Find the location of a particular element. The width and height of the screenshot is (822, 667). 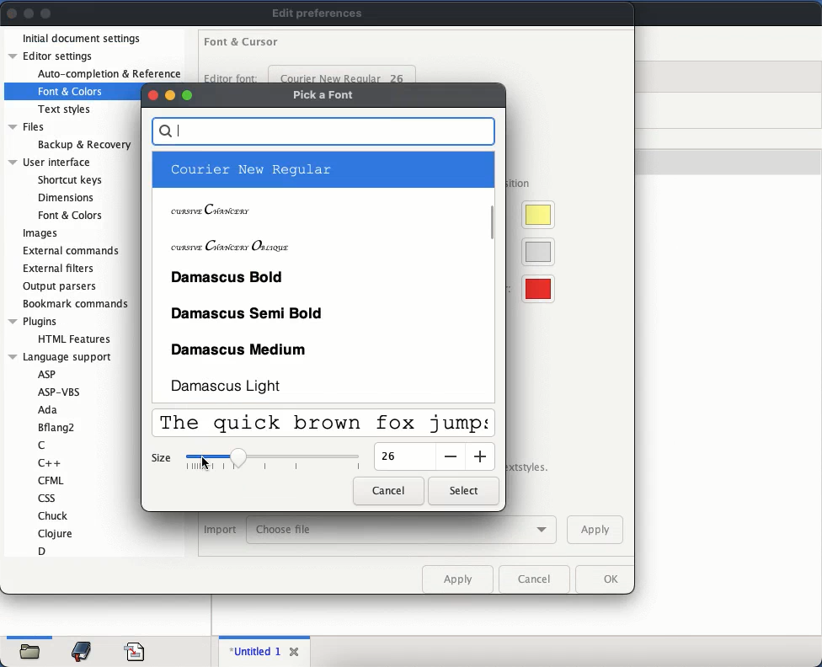

minimize is located at coordinates (29, 14).